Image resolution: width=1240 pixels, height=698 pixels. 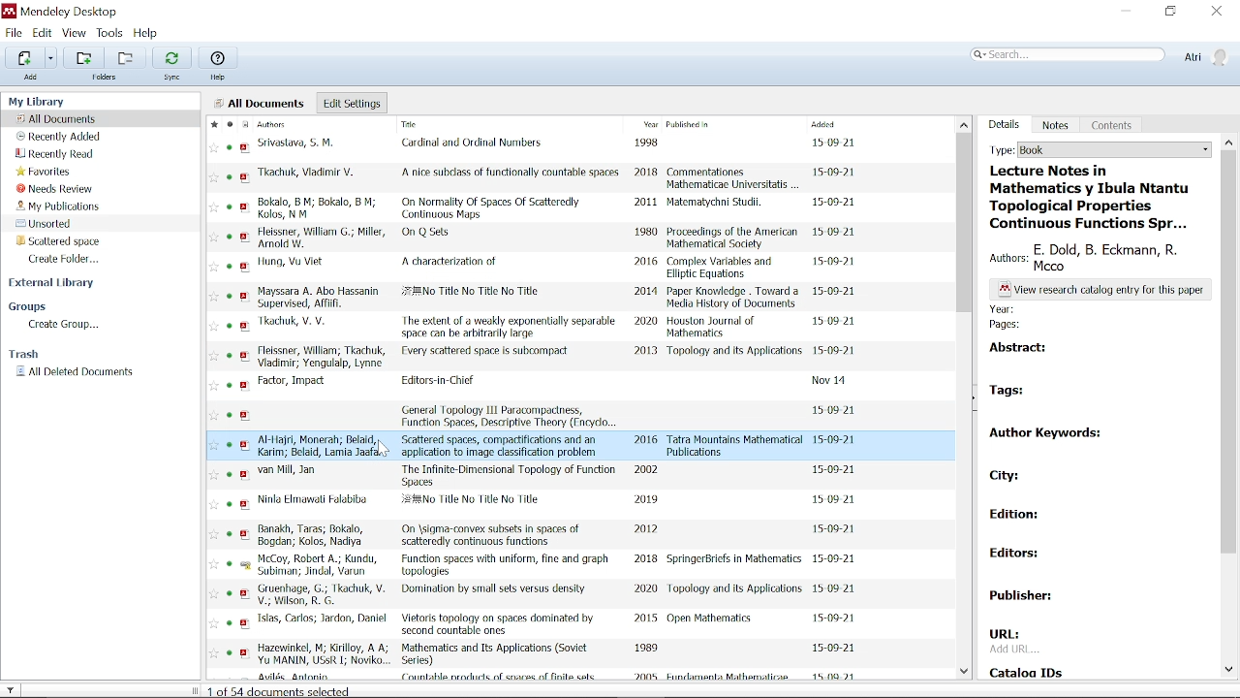 What do you see at coordinates (76, 372) in the screenshot?
I see `All deleted documents` at bounding box center [76, 372].